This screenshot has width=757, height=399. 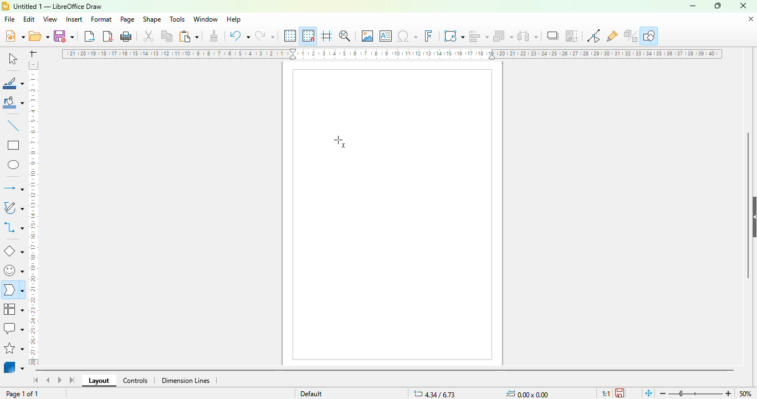 What do you see at coordinates (594, 35) in the screenshot?
I see `toggle point edit mode` at bounding box center [594, 35].